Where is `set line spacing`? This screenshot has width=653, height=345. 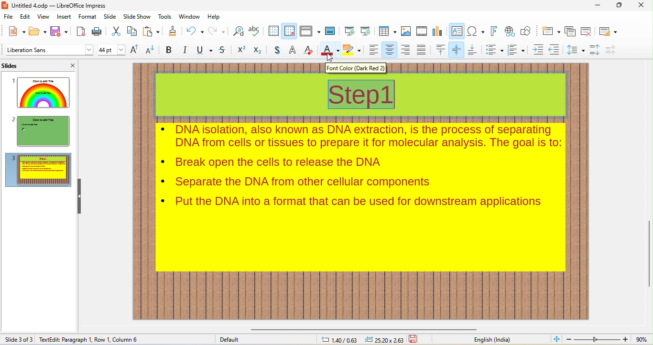
set line spacing is located at coordinates (577, 50).